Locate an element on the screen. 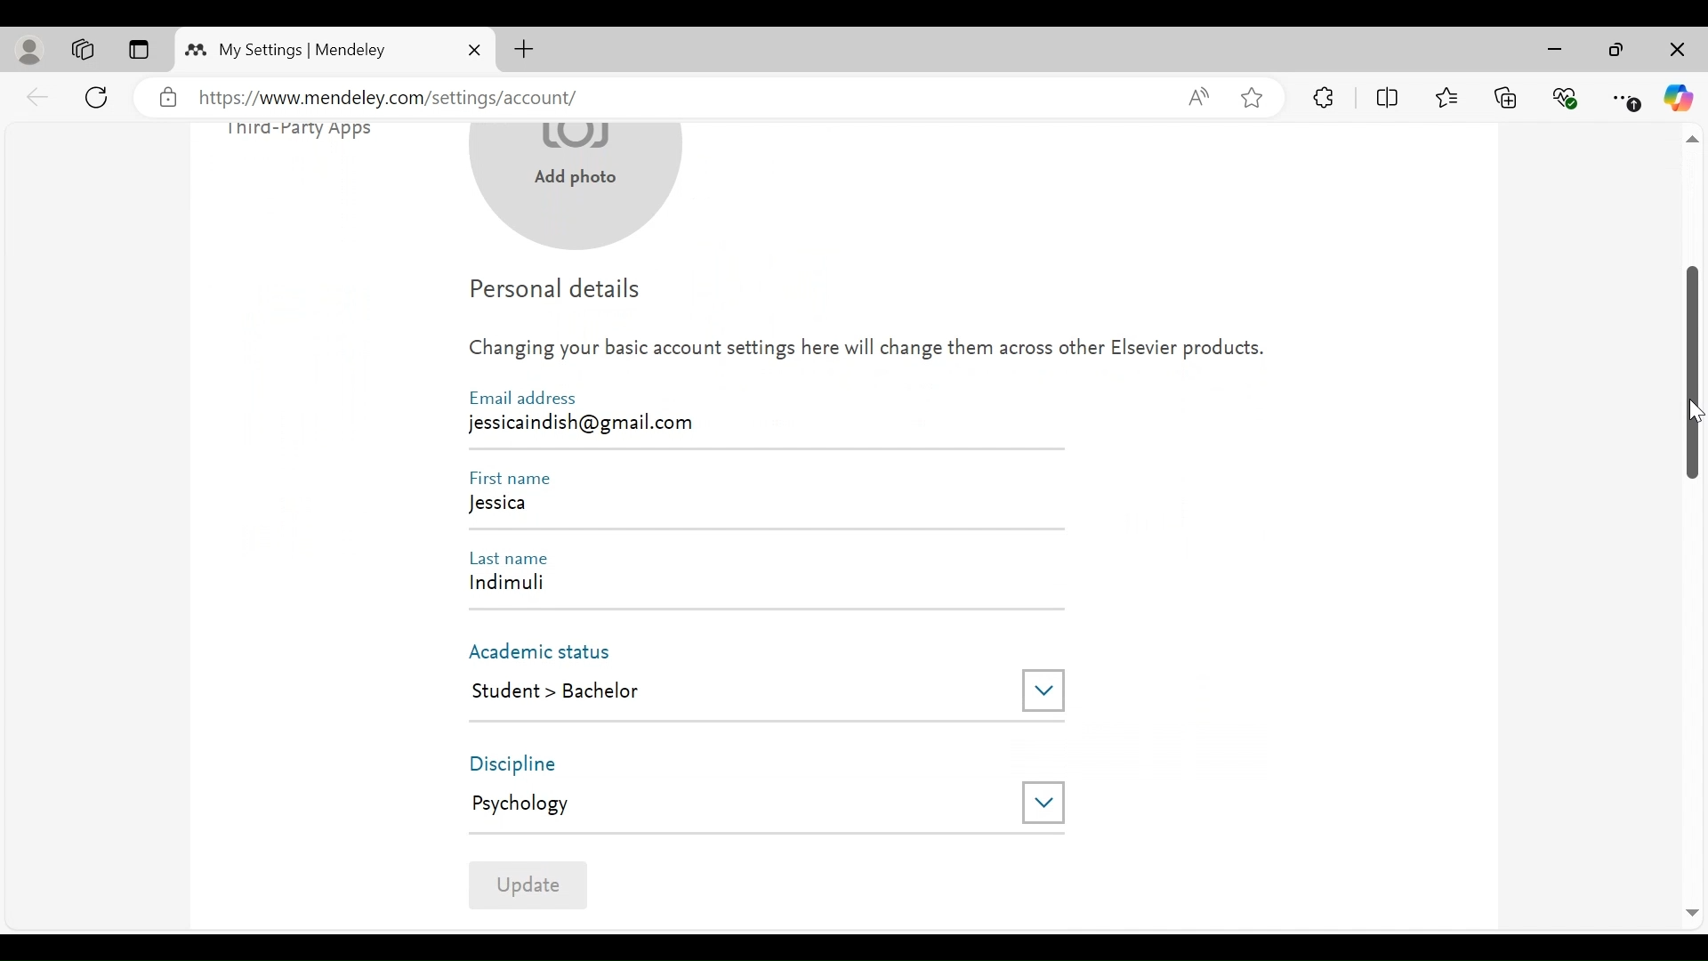 The height and width of the screenshot is (961, 1708). Close is located at coordinates (474, 50).